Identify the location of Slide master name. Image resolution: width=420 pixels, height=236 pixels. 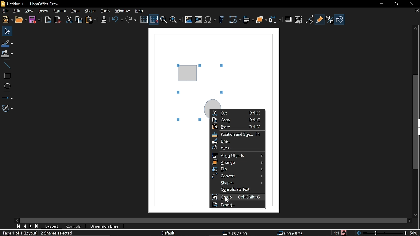
(170, 233).